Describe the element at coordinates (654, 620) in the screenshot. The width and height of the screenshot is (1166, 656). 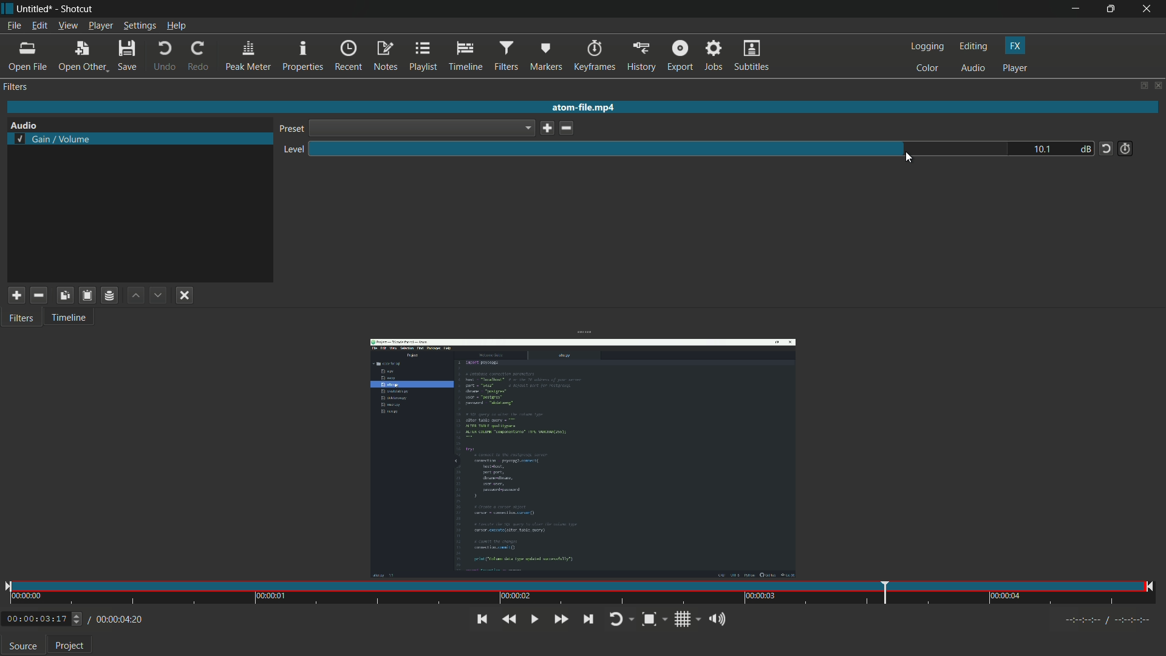
I see `toggle zoom` at that location.